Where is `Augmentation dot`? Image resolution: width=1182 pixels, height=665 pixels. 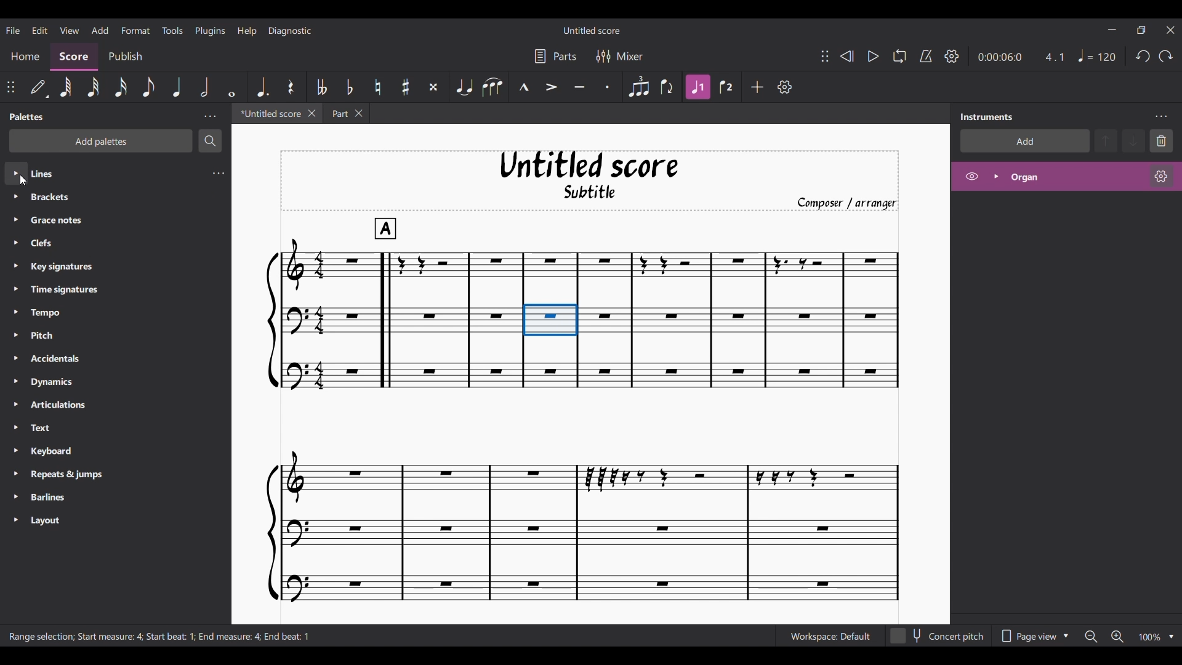
Augmentation dot is located at coordinates (262, 87).